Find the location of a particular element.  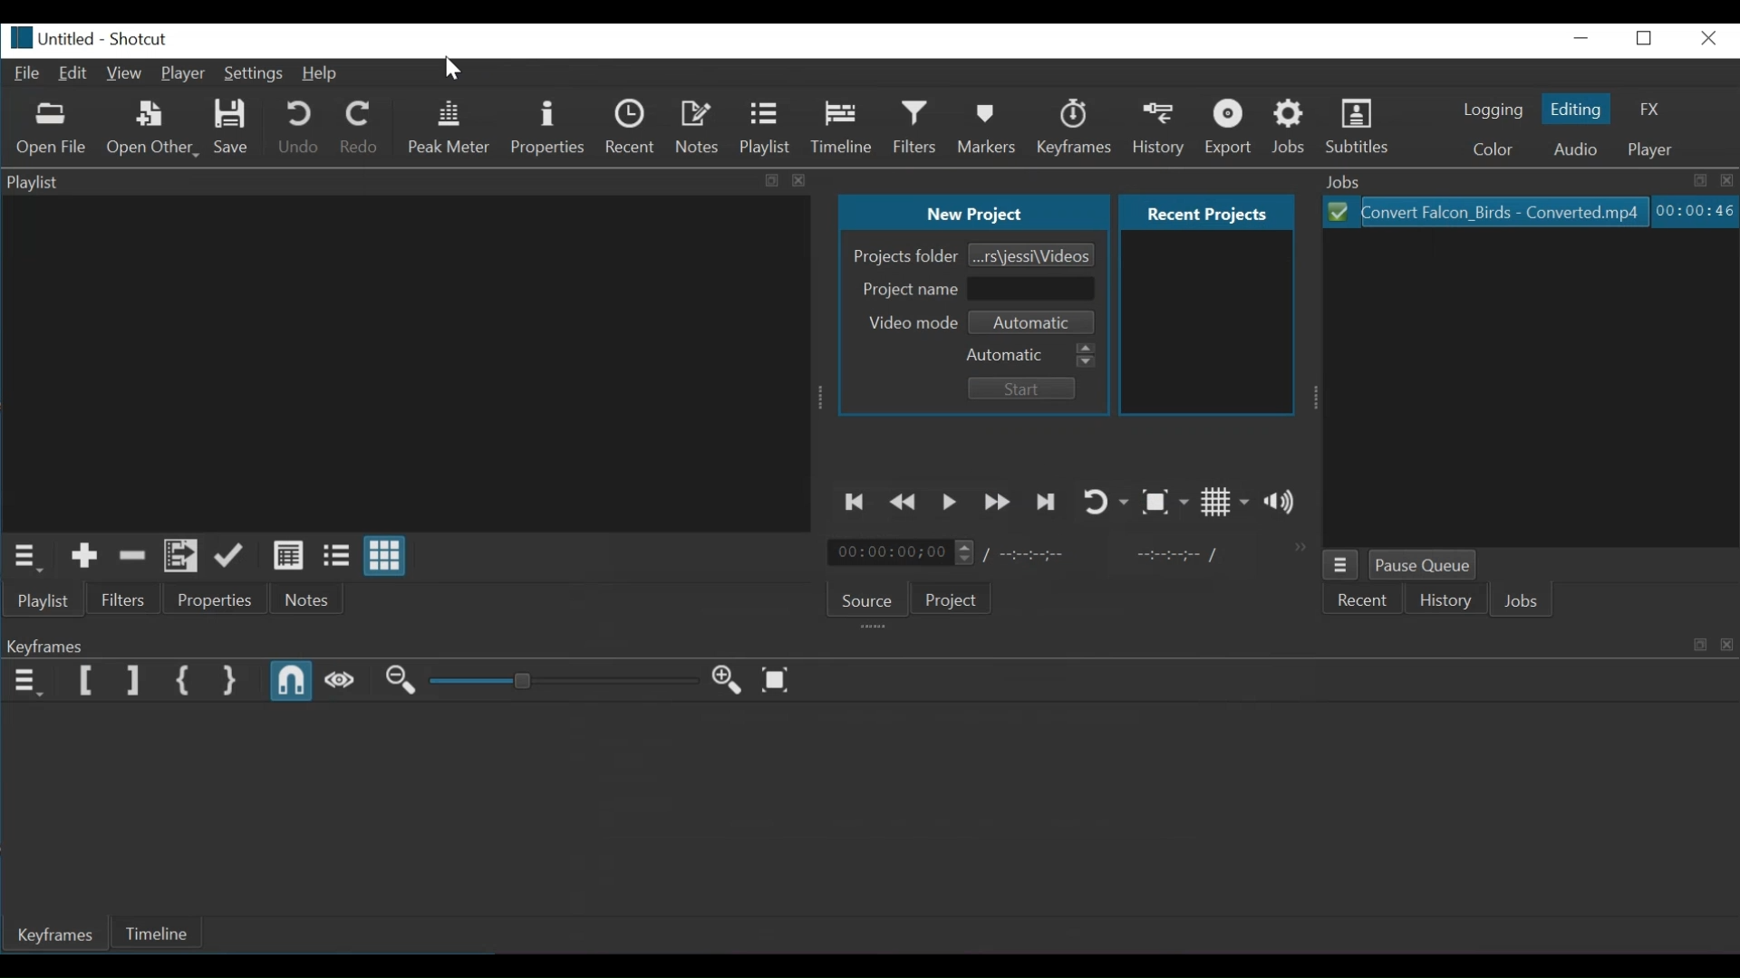

Pause Queue is located at coordinates (1423, 566).